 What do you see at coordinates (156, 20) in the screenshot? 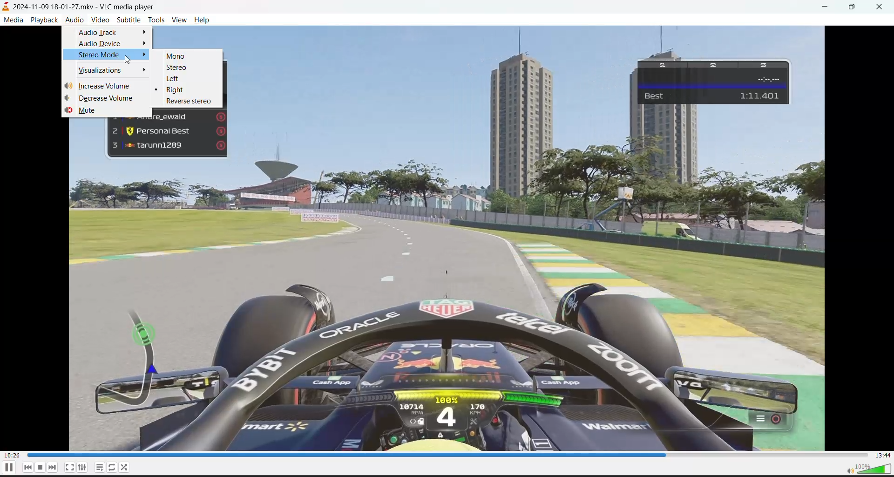
I see `tools` at bounding box center [156, 20].